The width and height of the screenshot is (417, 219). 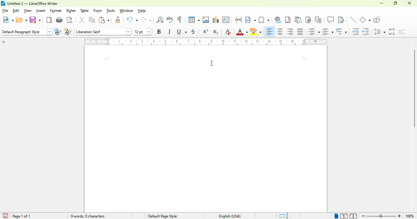 What do you see at coordinates (288, 20) in the screenshot?
I see `insert footnote` at bounding box center [288, 20].